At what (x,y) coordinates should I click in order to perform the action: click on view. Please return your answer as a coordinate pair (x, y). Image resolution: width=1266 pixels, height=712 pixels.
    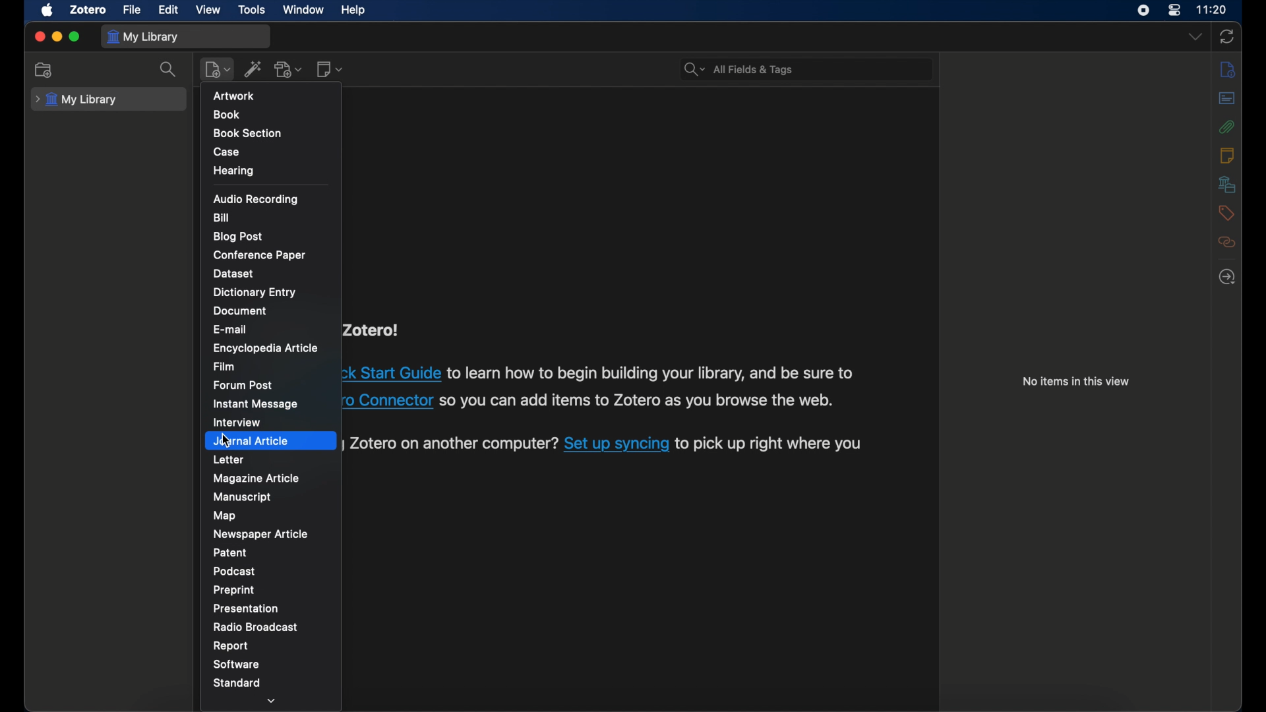
    Looking at the image, I should click on (209, 10).